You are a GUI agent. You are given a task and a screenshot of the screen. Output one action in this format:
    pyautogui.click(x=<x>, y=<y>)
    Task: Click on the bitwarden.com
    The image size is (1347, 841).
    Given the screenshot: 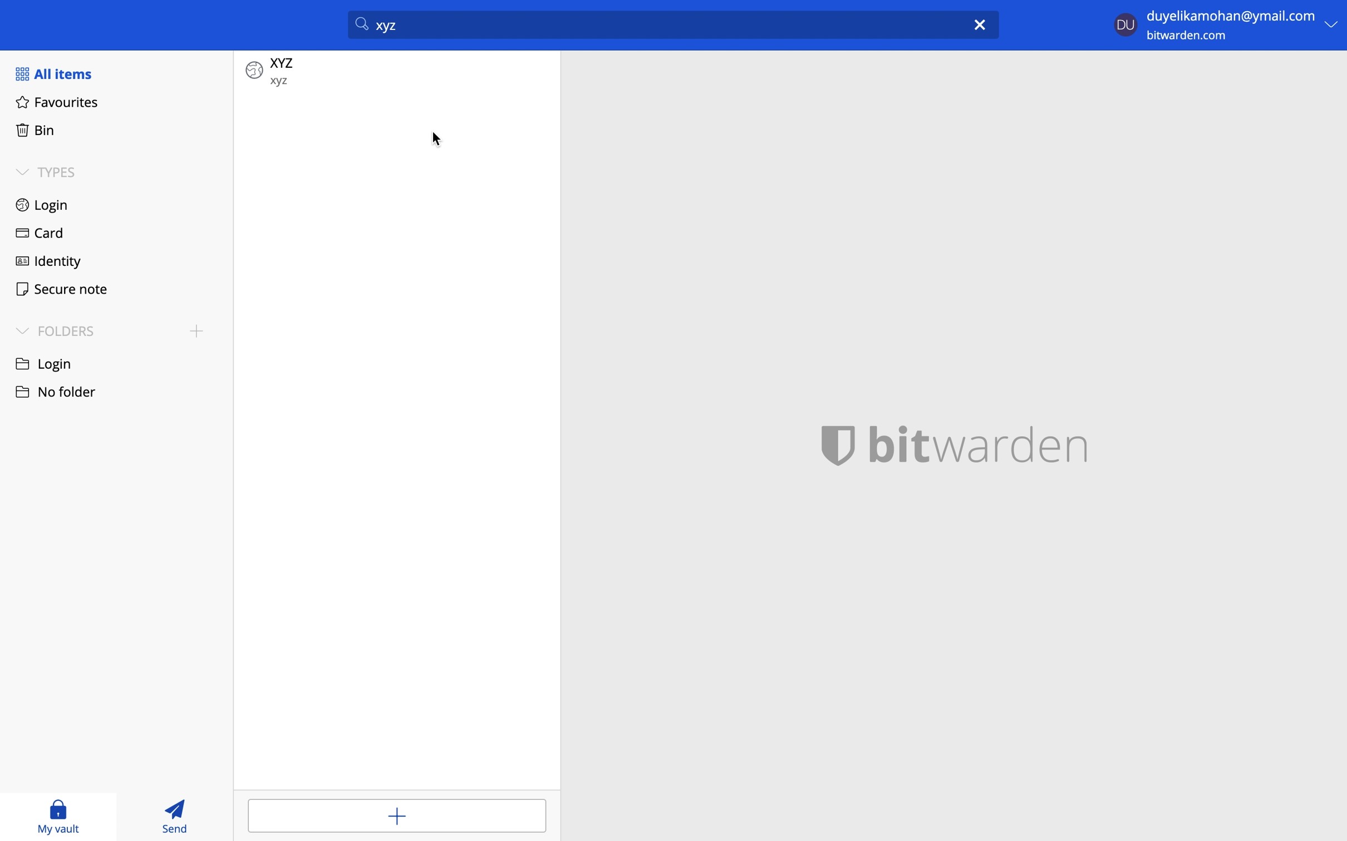 What is the action you would take?
    pyautogui.click(x=1193, y=39)
    